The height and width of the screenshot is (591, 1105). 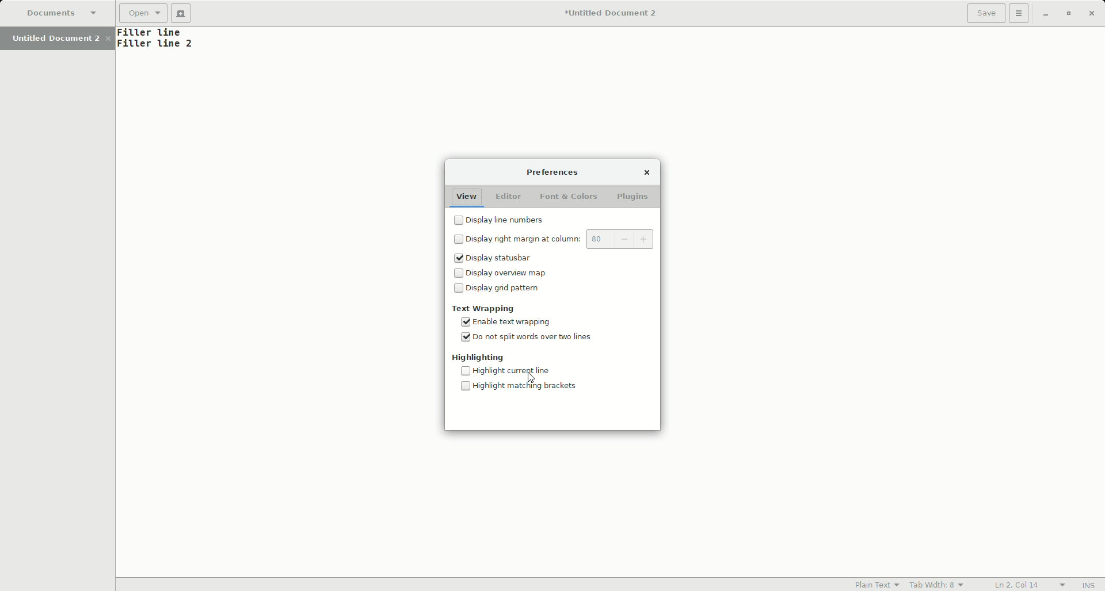 What do you see at coordinates (873, 584) in the screenshot?
I see `Plain Text` at bounding box center [873, 584].